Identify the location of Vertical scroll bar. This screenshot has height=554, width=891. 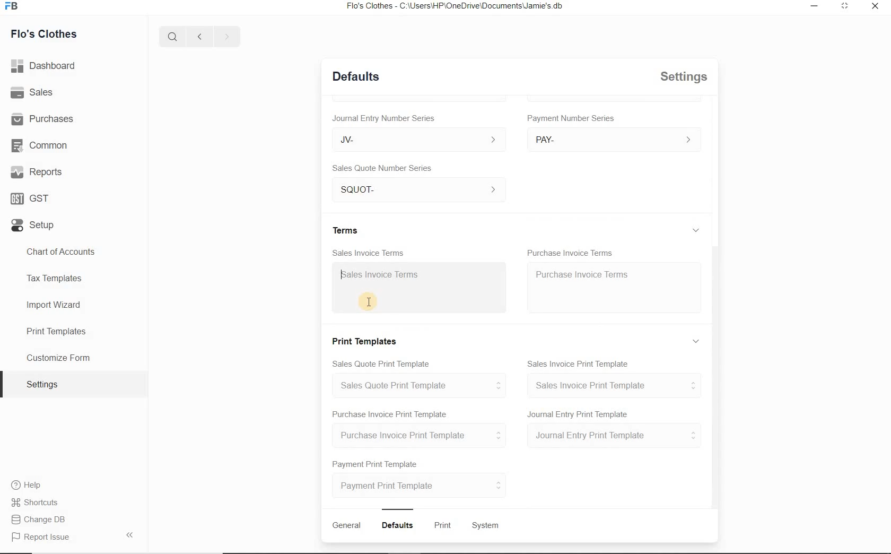
(713, 377).